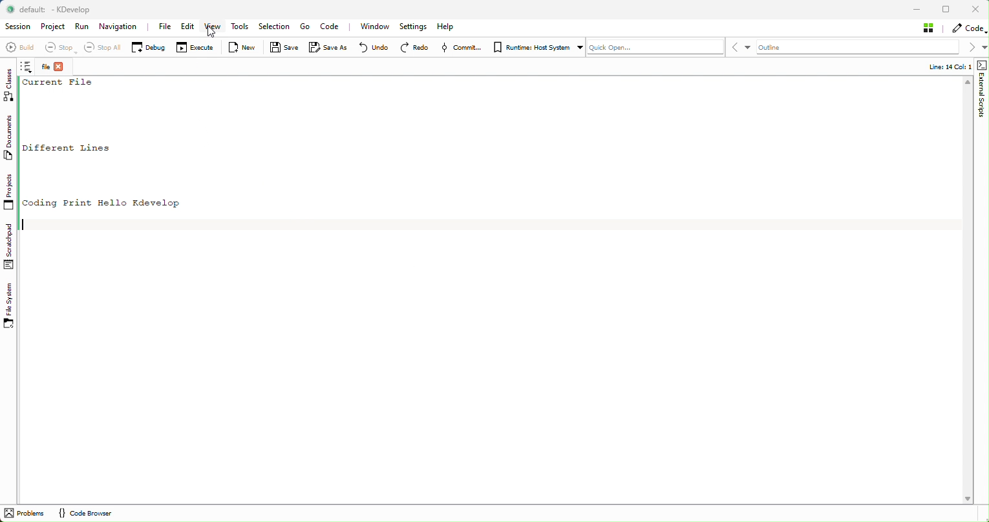 The image size is (989, 522). I want to click on Quick Open, so click(655, 47).